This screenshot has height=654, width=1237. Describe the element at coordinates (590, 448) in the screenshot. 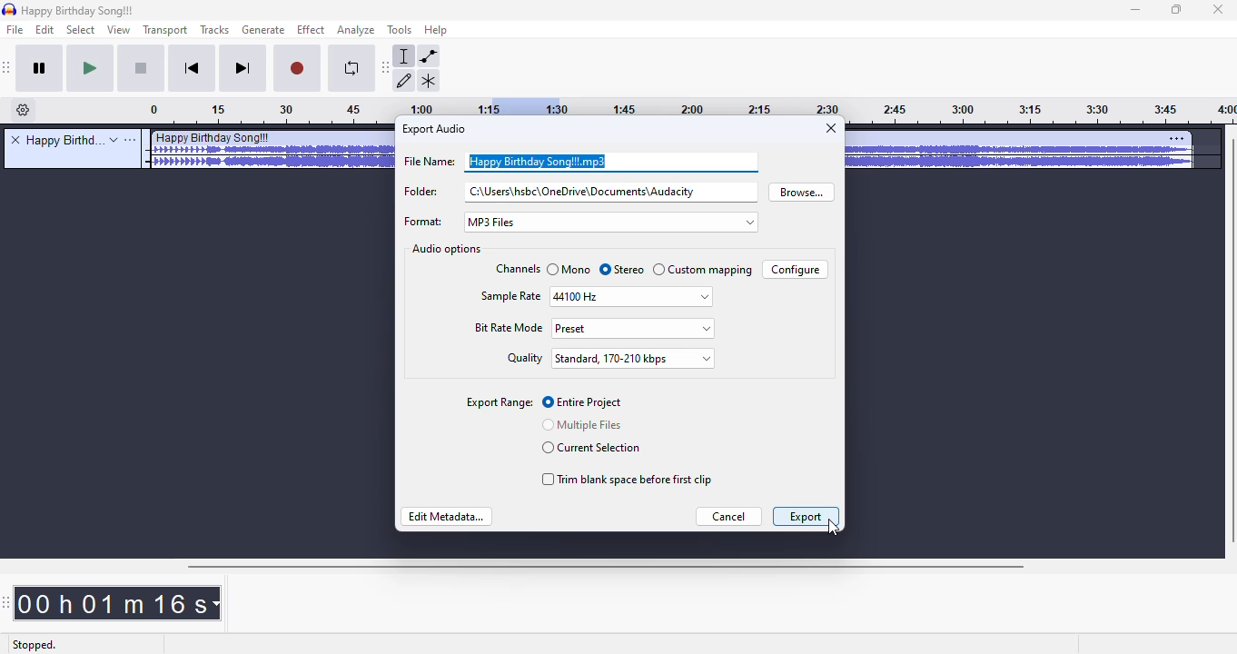

I see `current selection` at that location.